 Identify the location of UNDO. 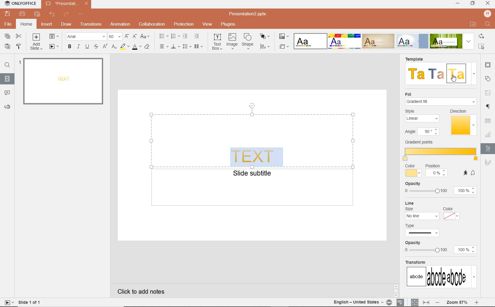
(52, 14).